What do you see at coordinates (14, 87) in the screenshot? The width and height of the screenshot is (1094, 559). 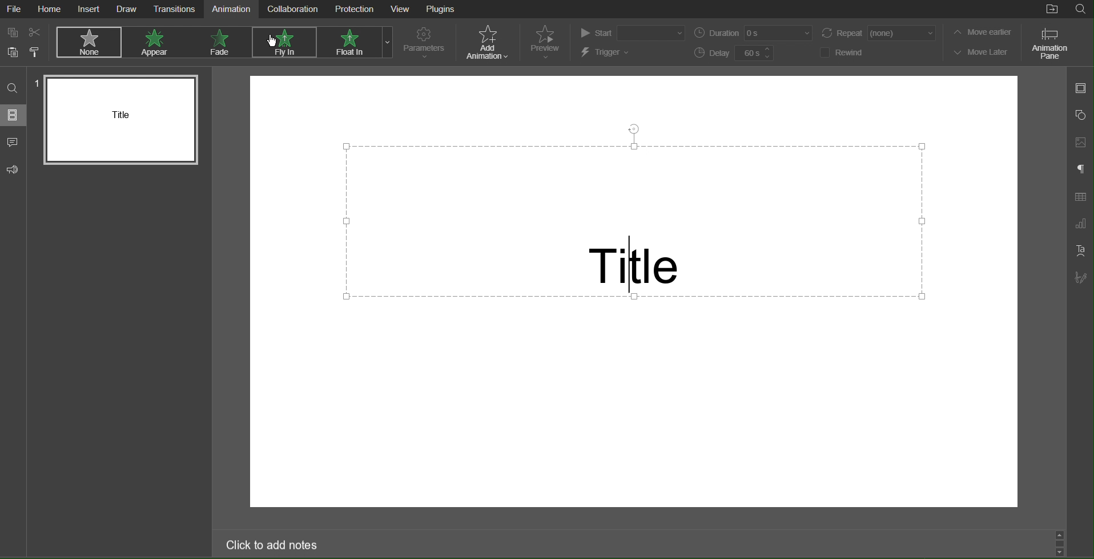 I see `Search` at bounding box center [14, 87].